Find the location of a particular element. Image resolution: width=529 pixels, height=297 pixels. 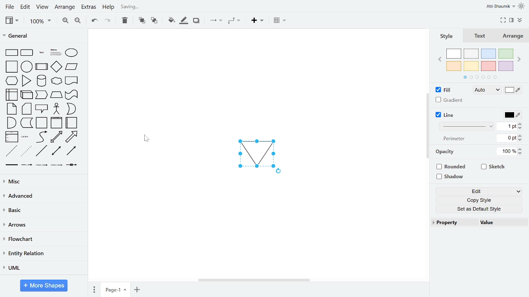

current page is located at coordinates (115, 289).